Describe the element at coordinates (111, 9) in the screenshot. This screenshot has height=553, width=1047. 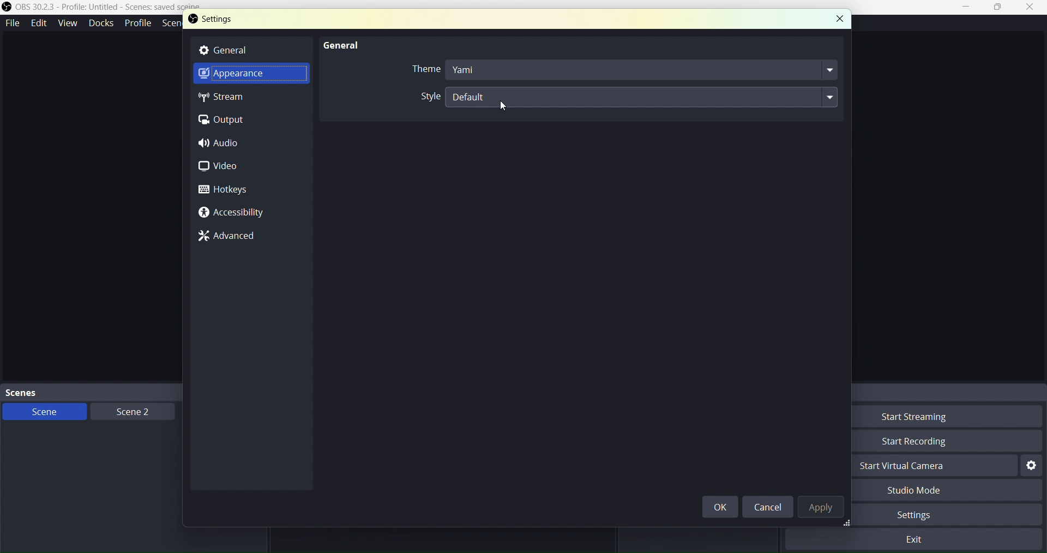
I see `OBS Studio` at that location.